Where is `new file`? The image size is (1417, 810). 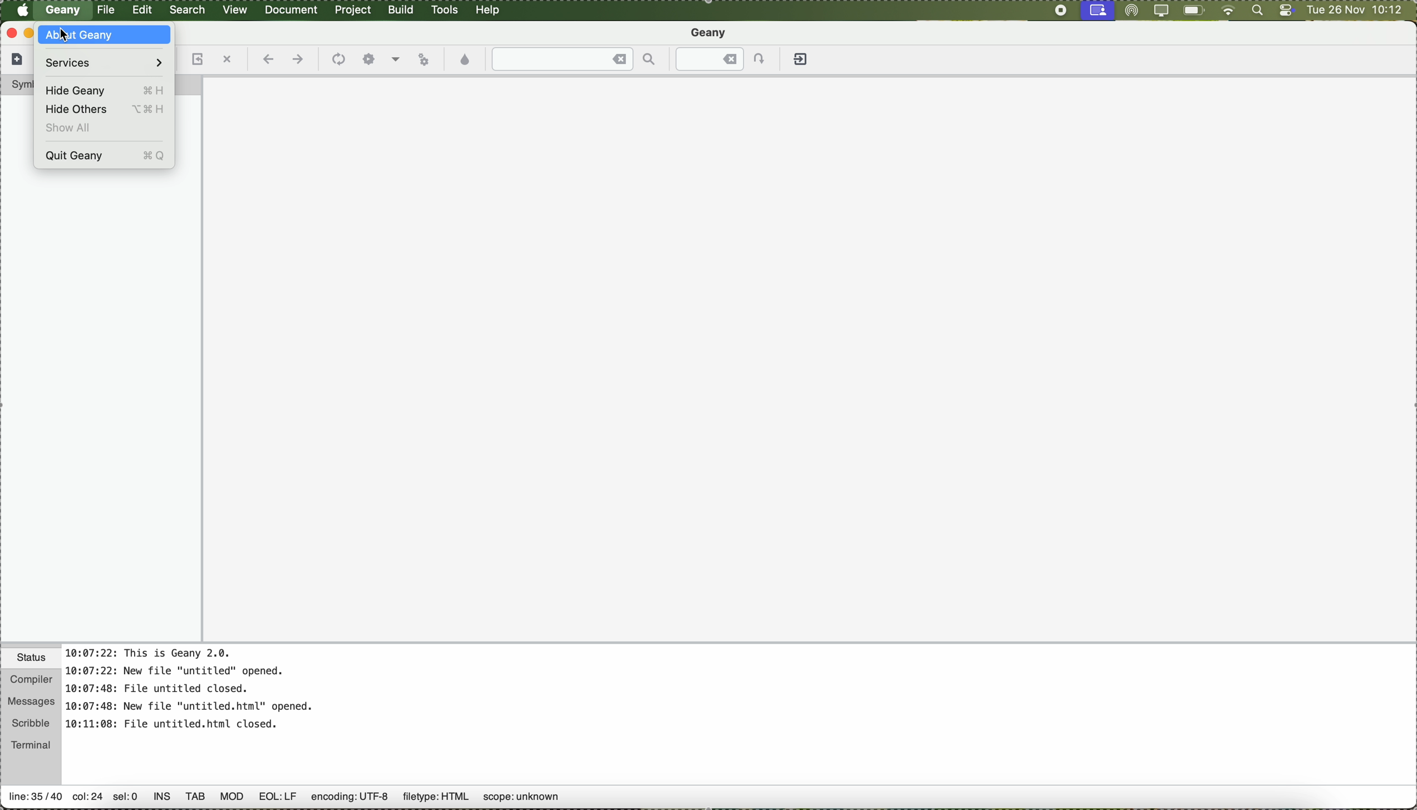
new file is located at coordinates (17, 62).